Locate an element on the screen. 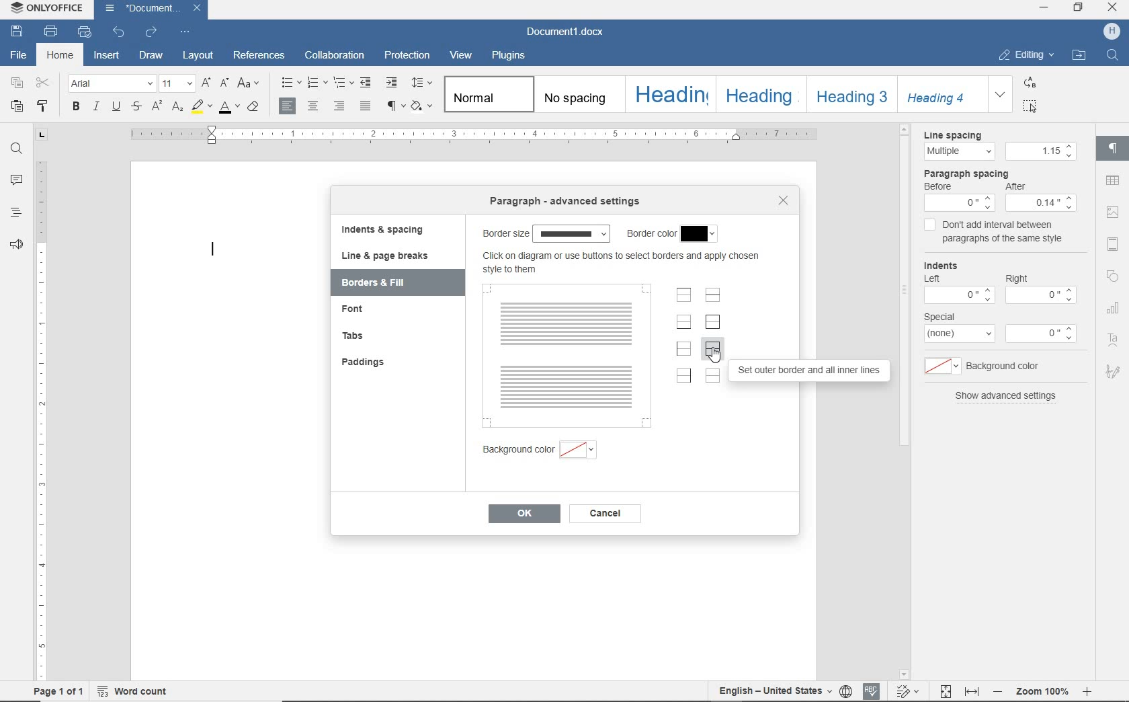  heading1 is located at coordinates (672, 94).